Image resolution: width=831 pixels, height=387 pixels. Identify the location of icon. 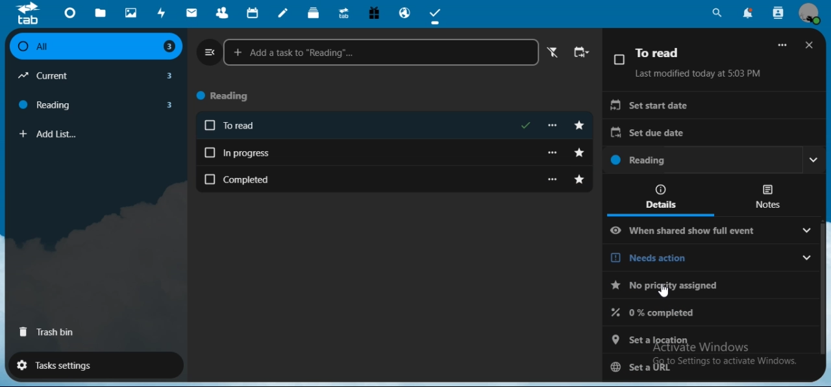
(32, 14).